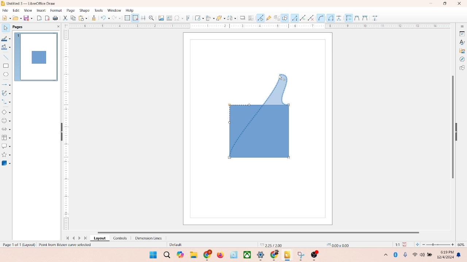  I want to click on folders, so click(193, 254).